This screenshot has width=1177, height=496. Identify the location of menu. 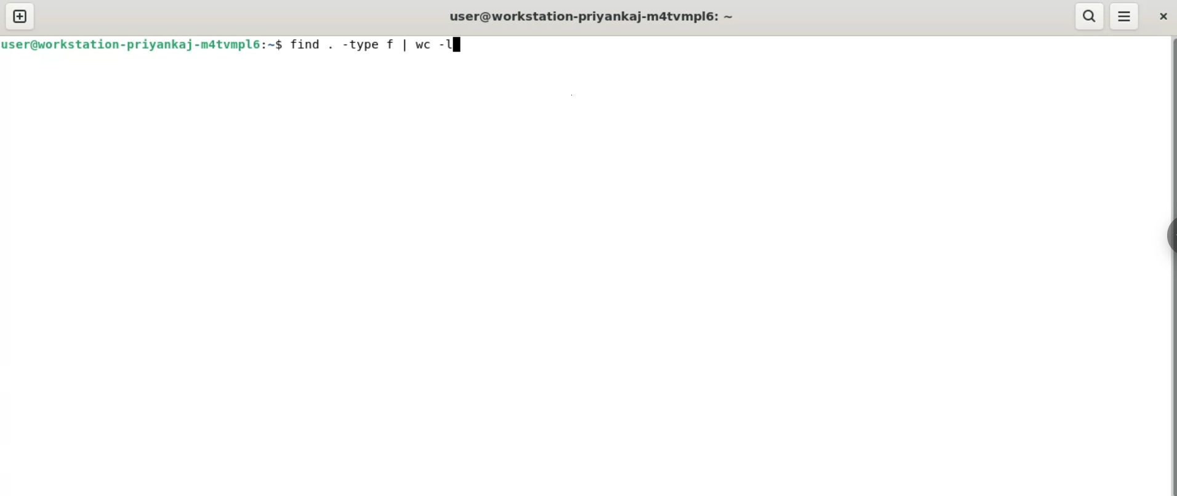
(1123, 15).